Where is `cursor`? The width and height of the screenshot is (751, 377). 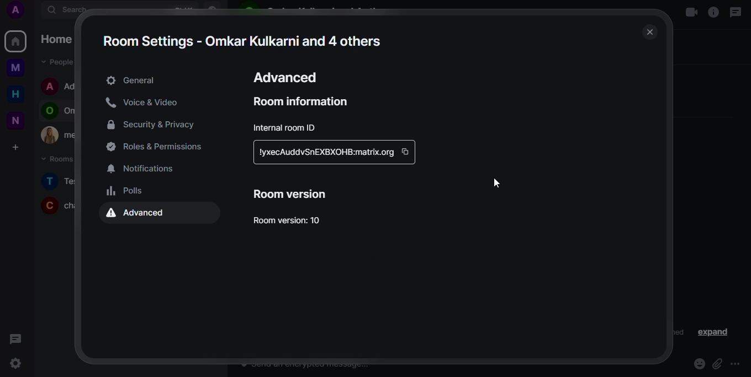 cursor is located at coordinates (491, 182).